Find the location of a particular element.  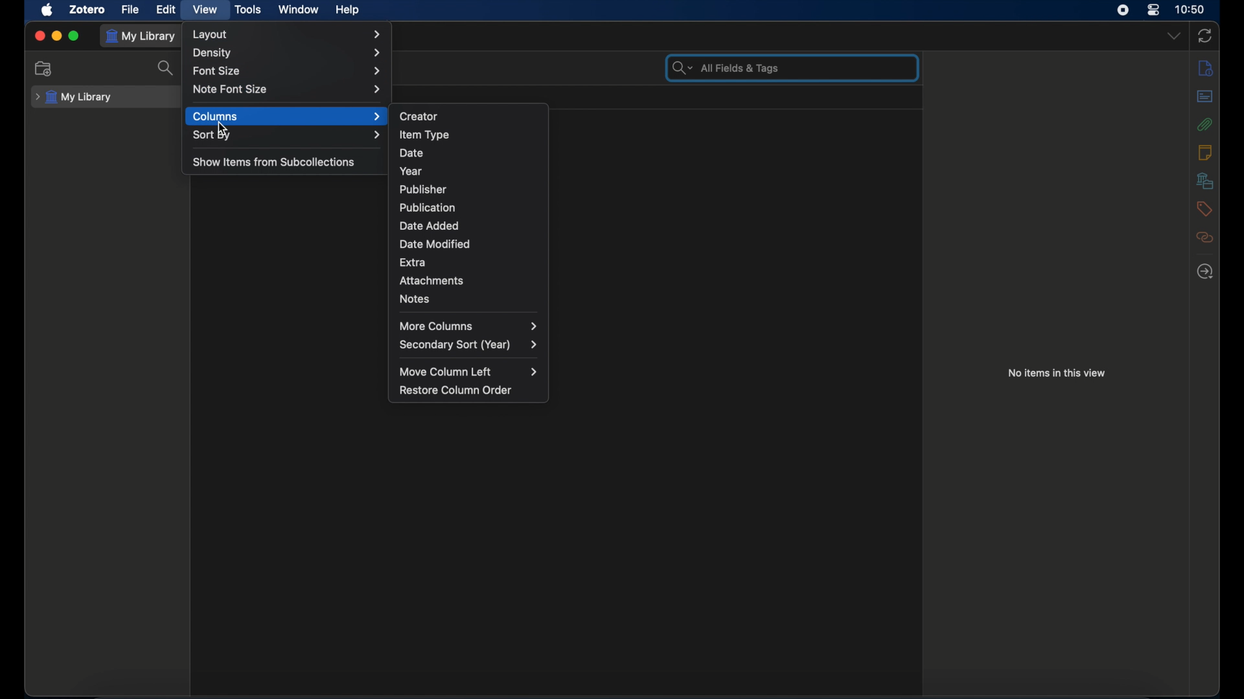

show items from subcollections is located at coordinates (275, 161).